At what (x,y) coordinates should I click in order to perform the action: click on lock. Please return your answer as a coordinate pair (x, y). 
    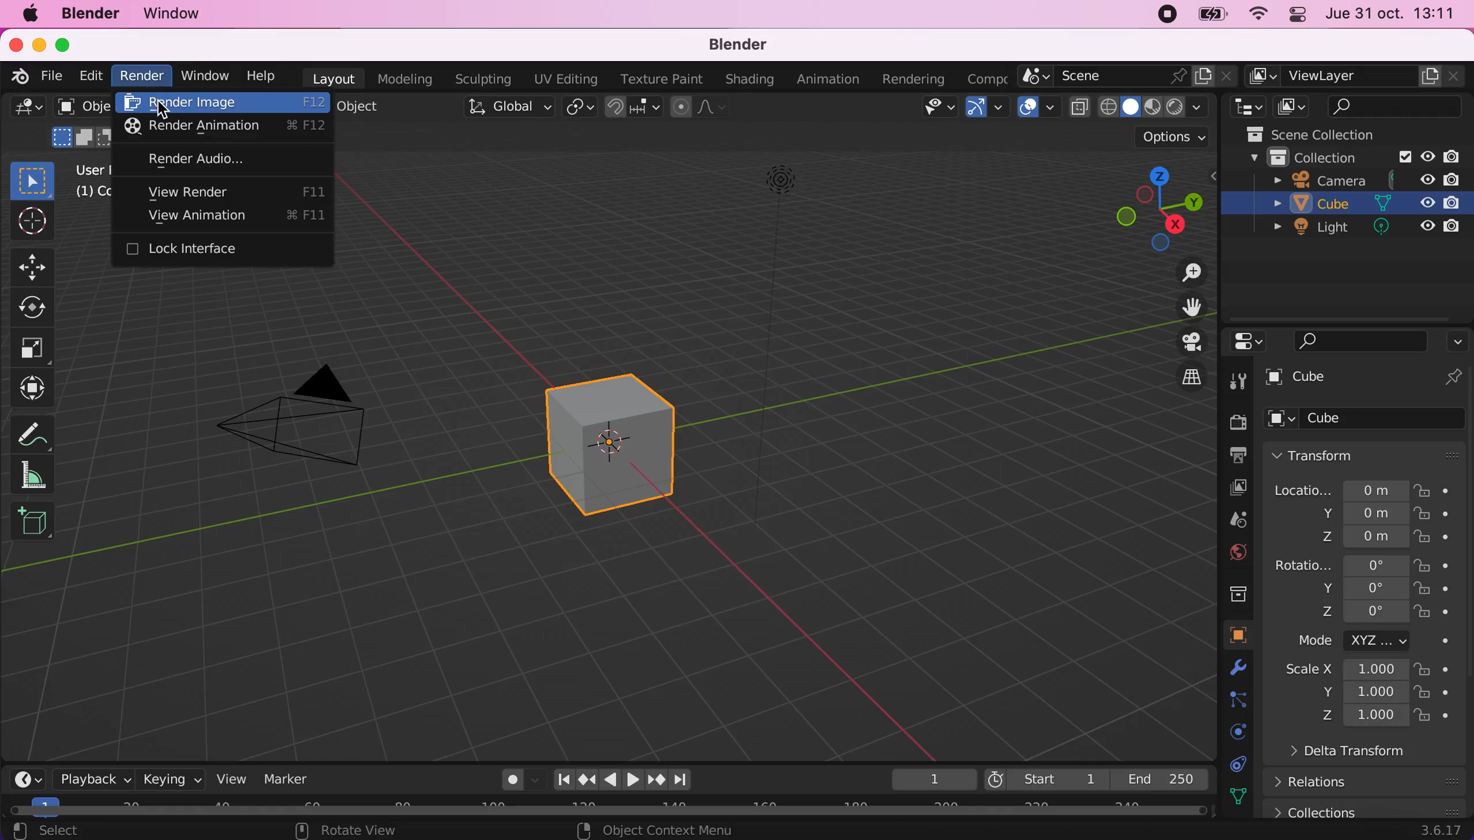
    Looking at the image, I should click on (1433, 539).